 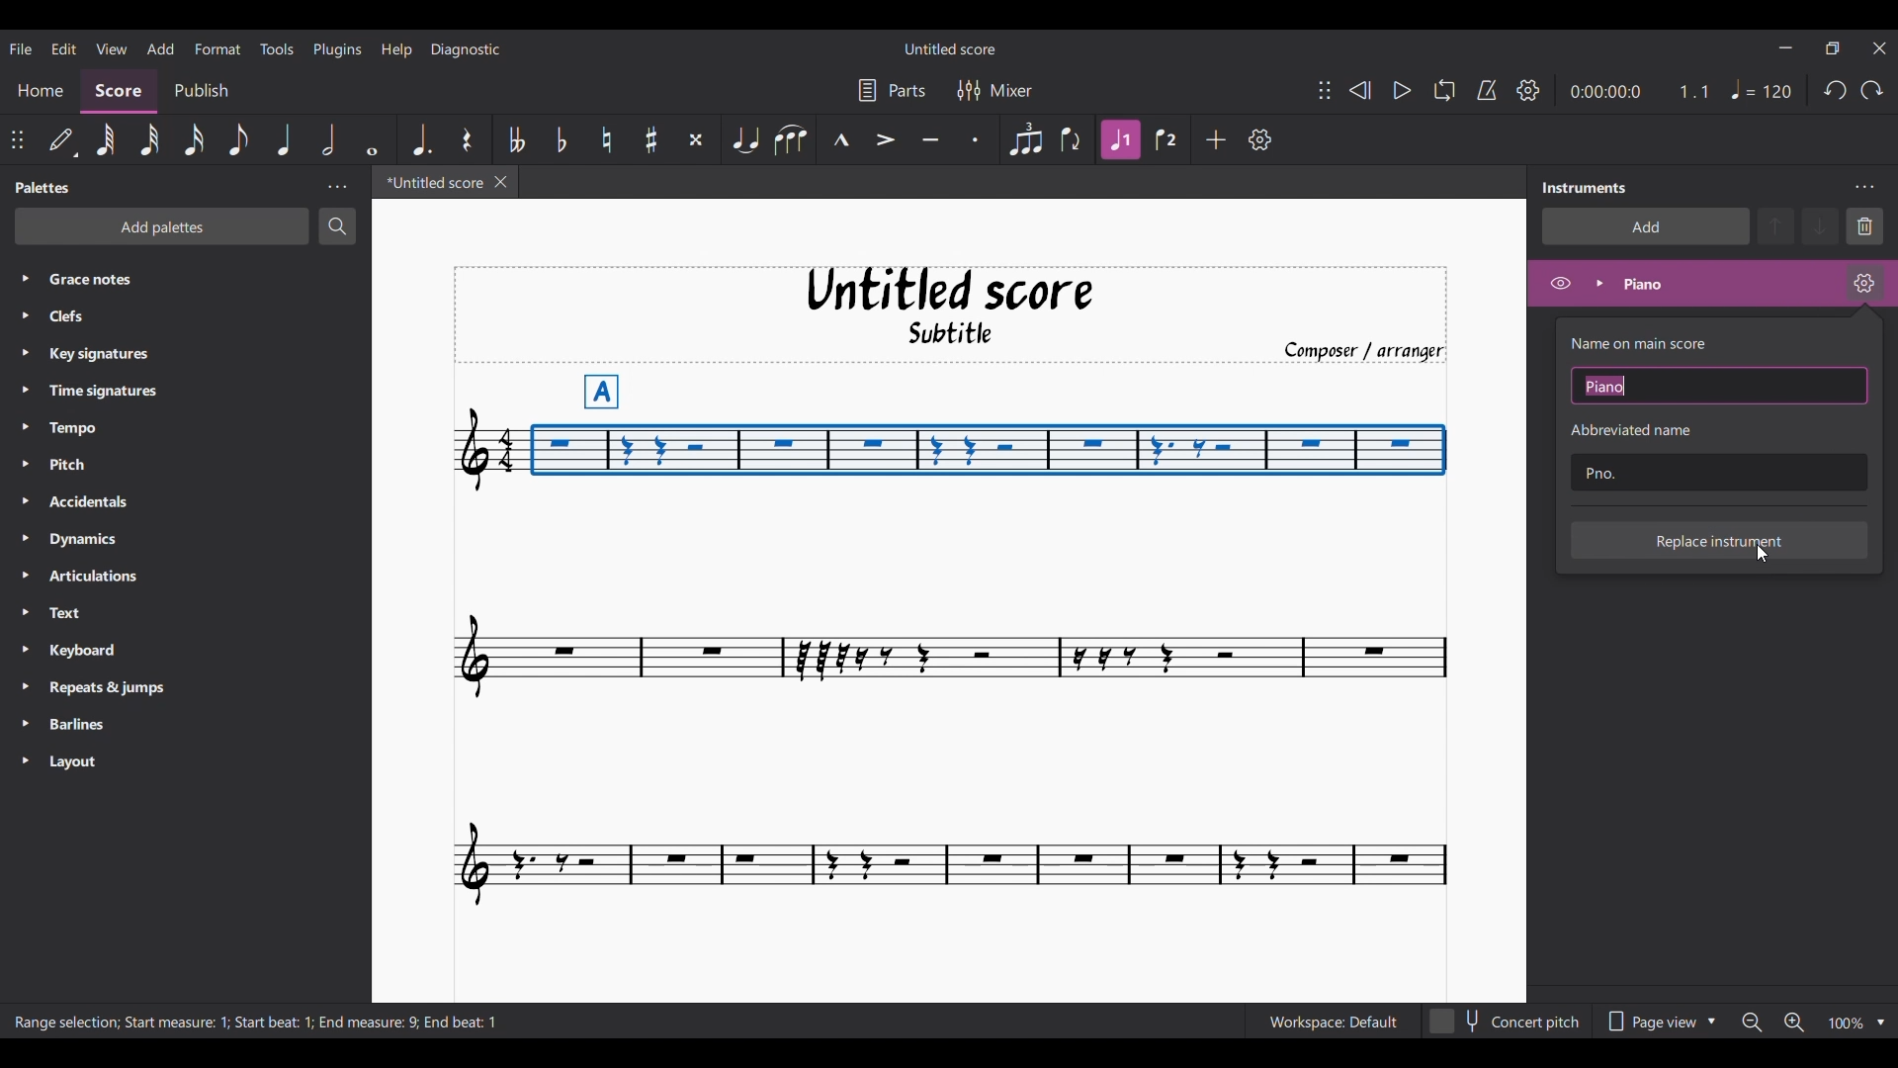 I want to click on Panel settings, so click(x=337, y=187).